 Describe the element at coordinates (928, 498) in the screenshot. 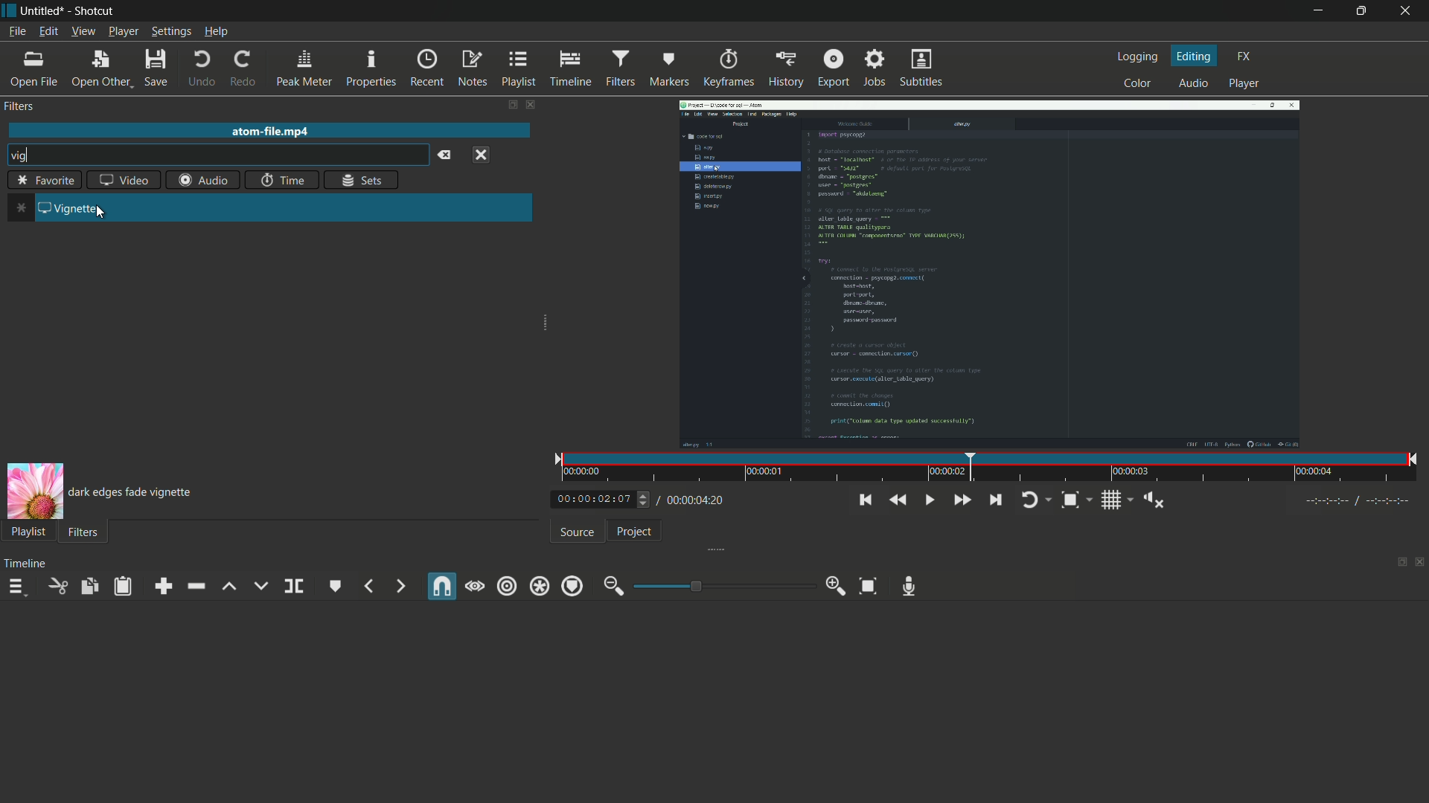

I see `toggle play or pause` at that location.